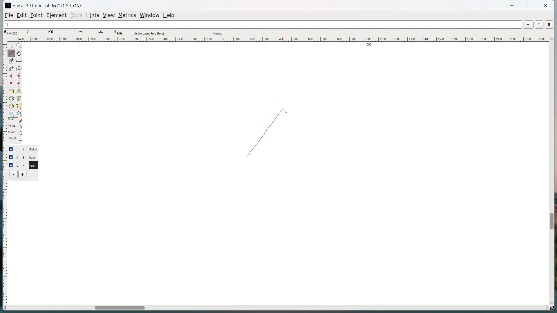 The image size is (557, 313). I want to click on scroll down, so click(553, 302).